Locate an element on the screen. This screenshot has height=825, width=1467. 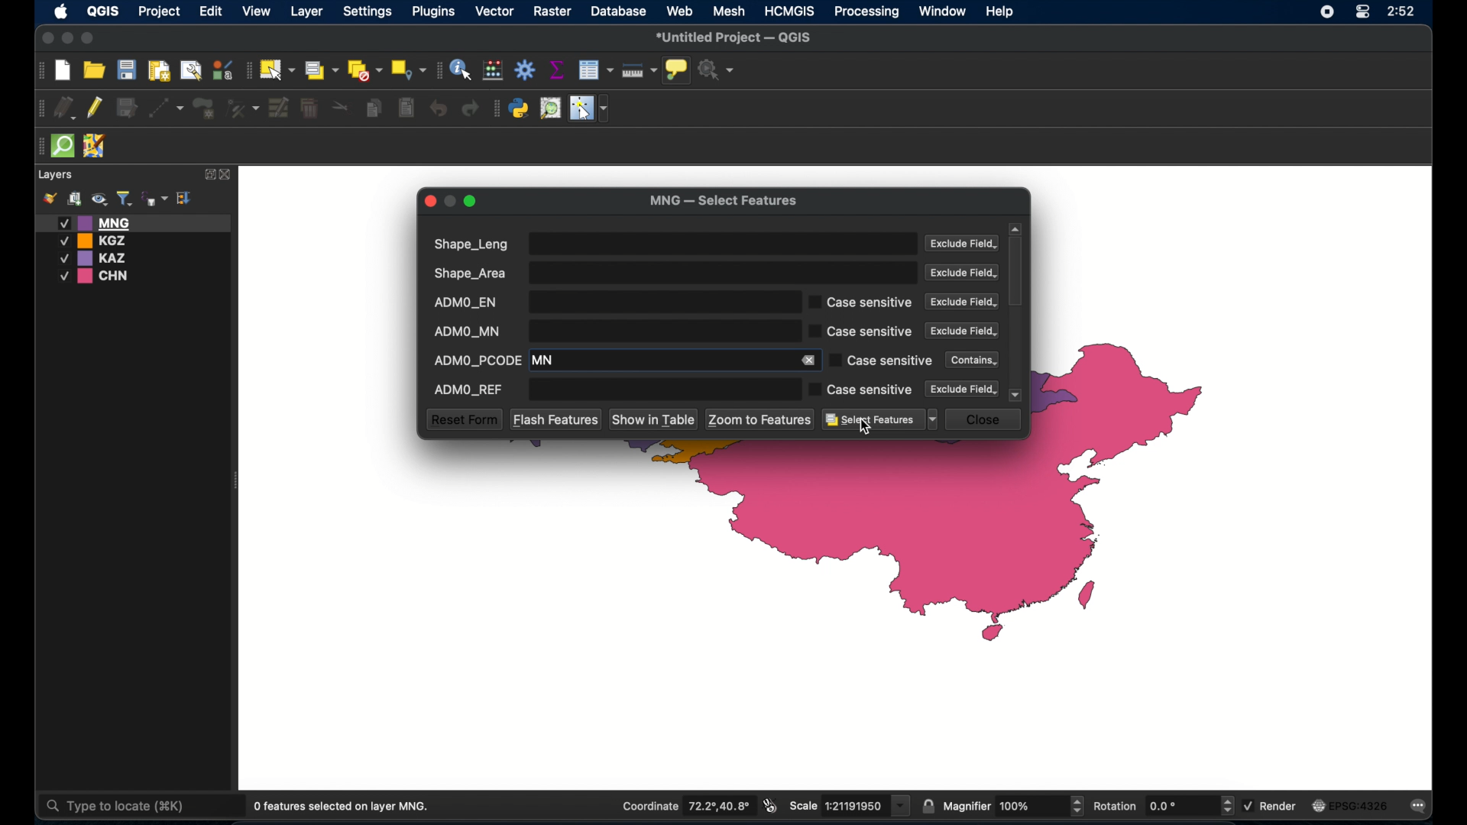
osm place search is located at coordinates (550, 108).